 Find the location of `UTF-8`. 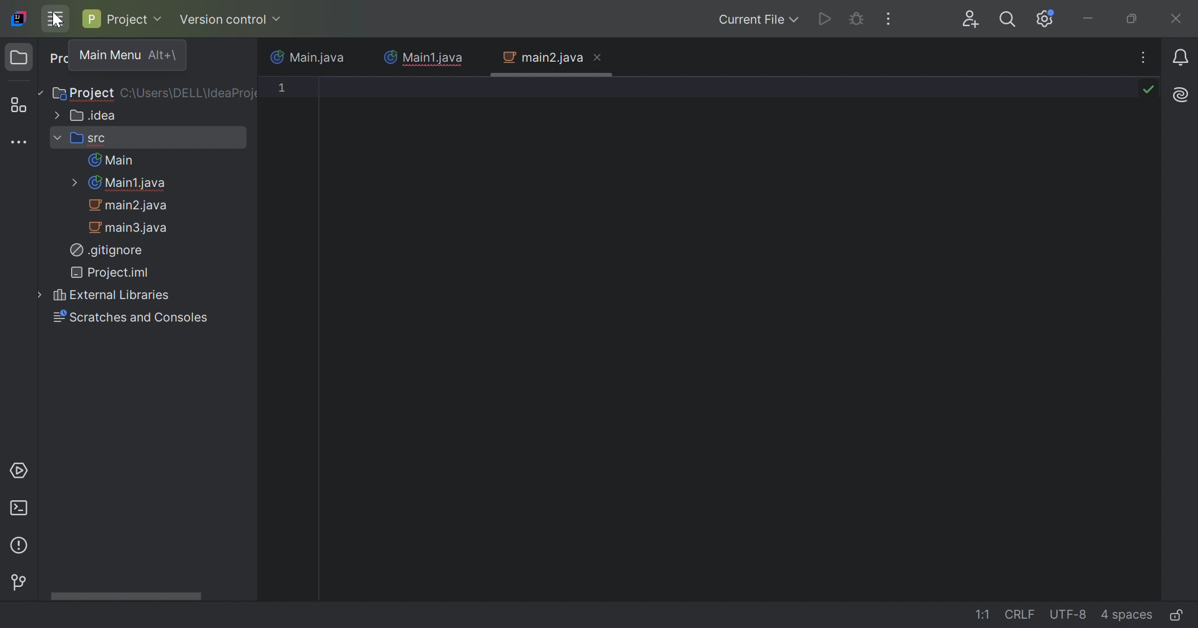

UTF-8 is located at coordinates (1070, 615).